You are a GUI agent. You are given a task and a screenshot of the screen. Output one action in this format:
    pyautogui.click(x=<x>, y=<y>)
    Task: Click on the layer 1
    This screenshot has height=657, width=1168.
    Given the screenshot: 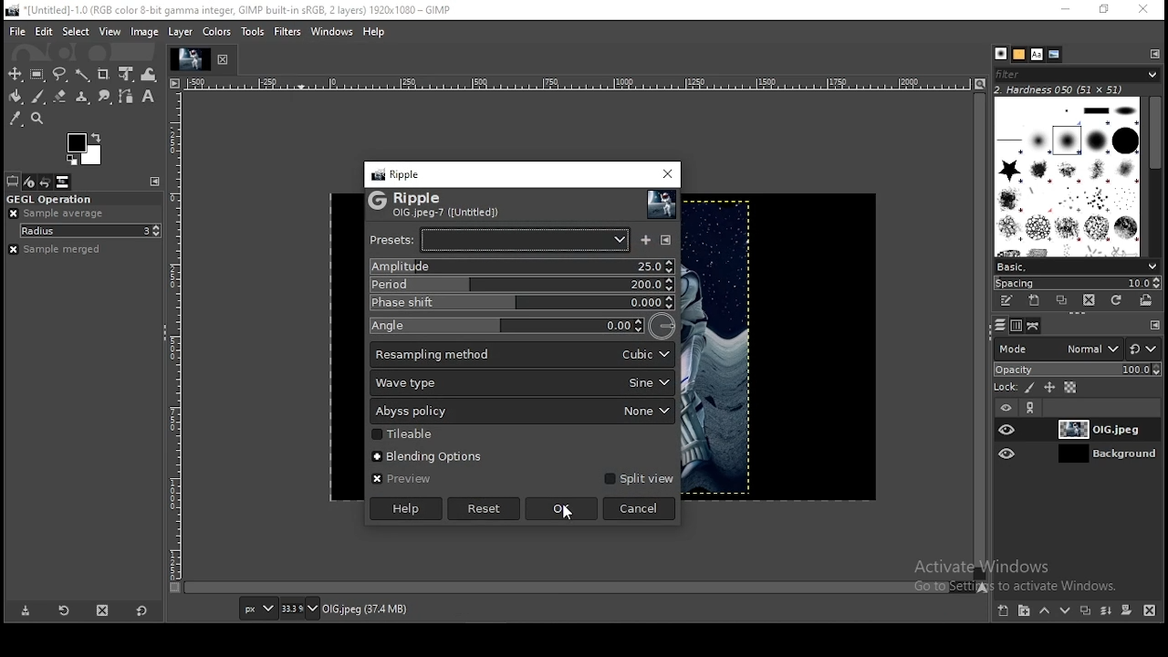 What is the action you would take?
    pyautogui.click(x=1091, y=430)
    